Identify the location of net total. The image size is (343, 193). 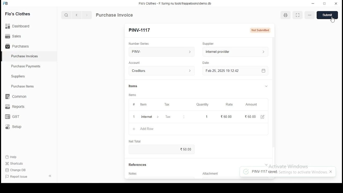
(135, 142).